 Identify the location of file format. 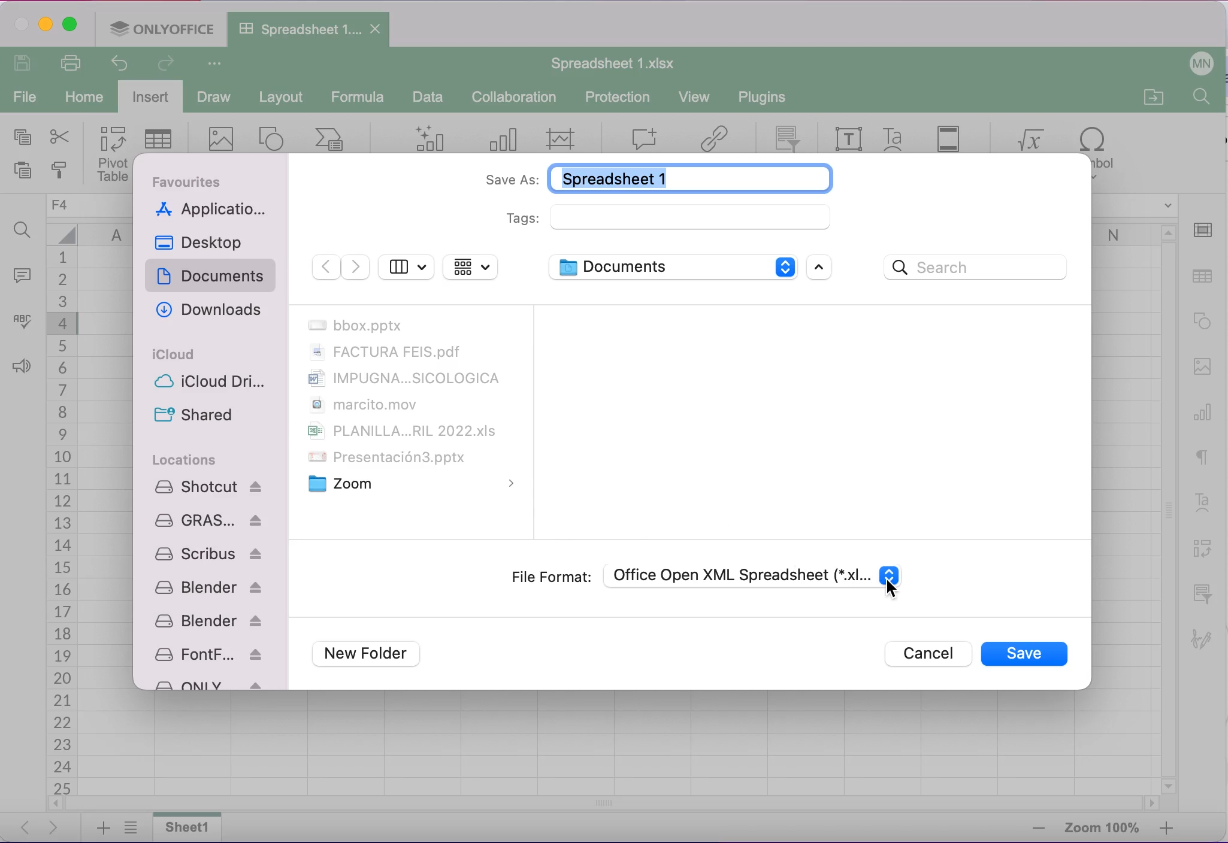
(549, 577).